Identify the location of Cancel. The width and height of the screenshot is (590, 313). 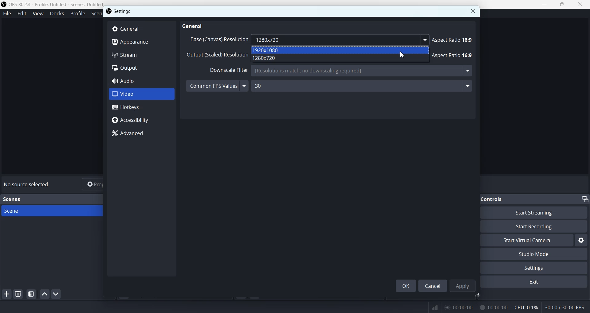
(433, 285).